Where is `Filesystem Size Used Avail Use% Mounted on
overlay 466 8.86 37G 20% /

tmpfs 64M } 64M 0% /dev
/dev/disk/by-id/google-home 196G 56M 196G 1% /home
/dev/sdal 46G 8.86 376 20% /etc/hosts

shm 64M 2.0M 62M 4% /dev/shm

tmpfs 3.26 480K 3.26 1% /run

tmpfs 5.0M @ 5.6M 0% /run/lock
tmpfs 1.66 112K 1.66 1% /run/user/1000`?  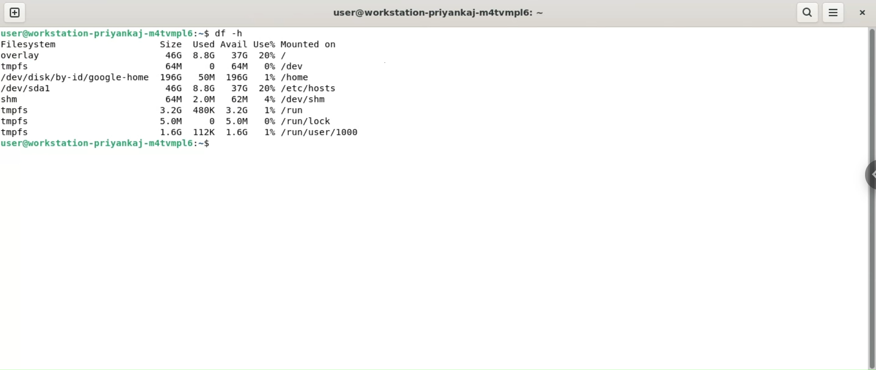
Filesystem Size Used Avail Use% Mounted on
overlay 466 8.86 37G 20% /

tmpfs 64M } 64M 0% /dev
/dev/disk/by-id/google-home 196G 56M 196G 1% /home
/dev/sdal 46G 8.86 376 20% /etc/hosts

shm 64M 2.0M 62M 4% /dev/shm

tmpfs 3.26 480K 3.26 1% /run

tmpfs 5.0M @ 5.6M 0% /run/lock
tmpfs 1.66 112K 1.66 1% /run/user/1000 is located at coordinates (180, 88).